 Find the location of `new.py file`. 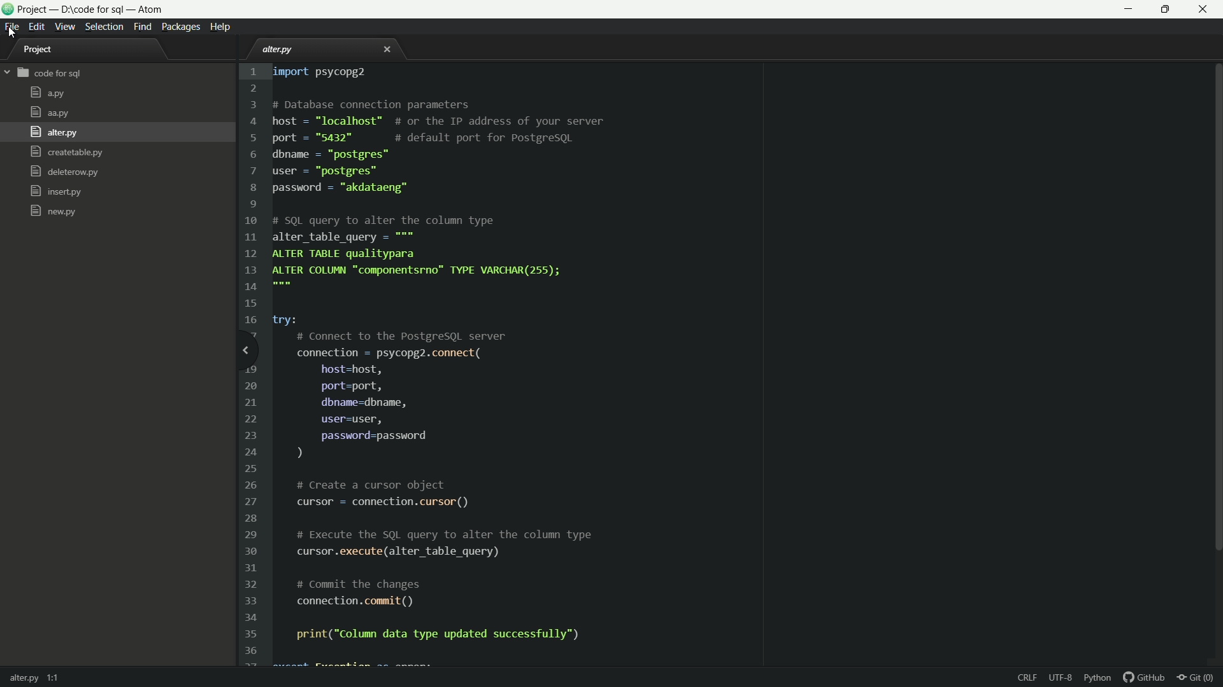

new.py file is located at coordinates (53, 211).